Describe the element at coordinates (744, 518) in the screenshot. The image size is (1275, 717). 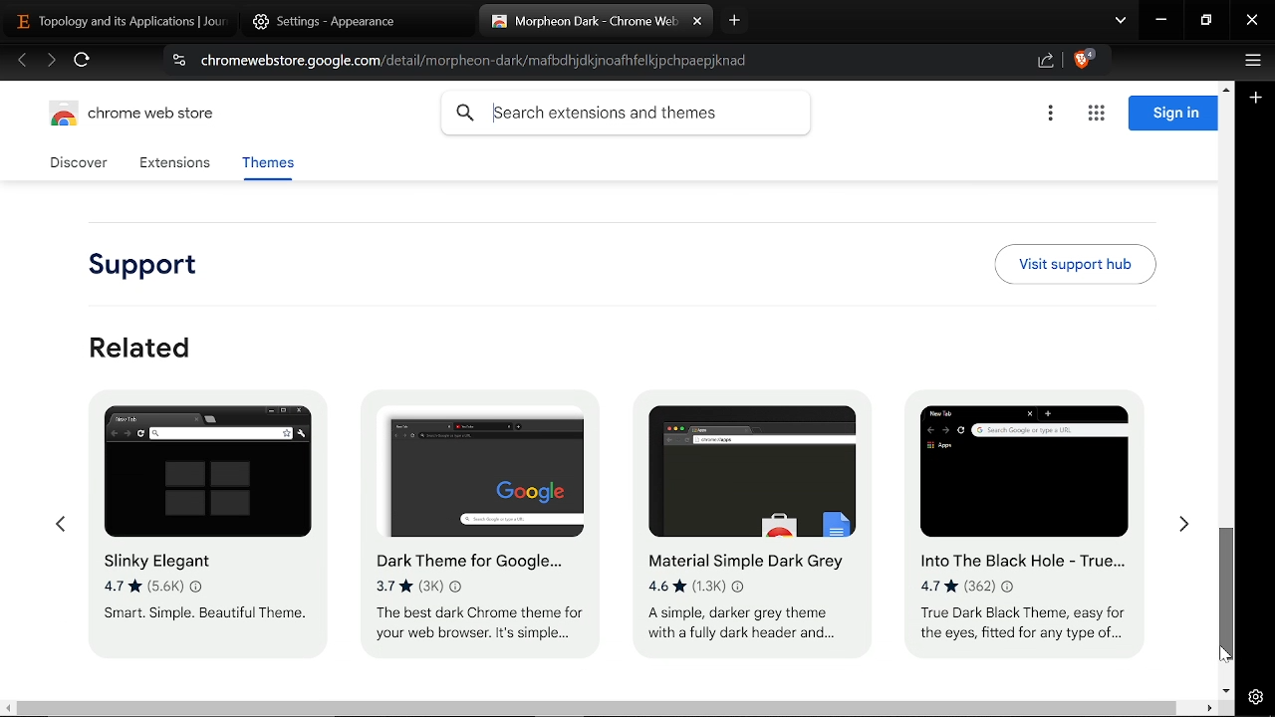
I see `Material Simple Dark Grey theme` at that location.